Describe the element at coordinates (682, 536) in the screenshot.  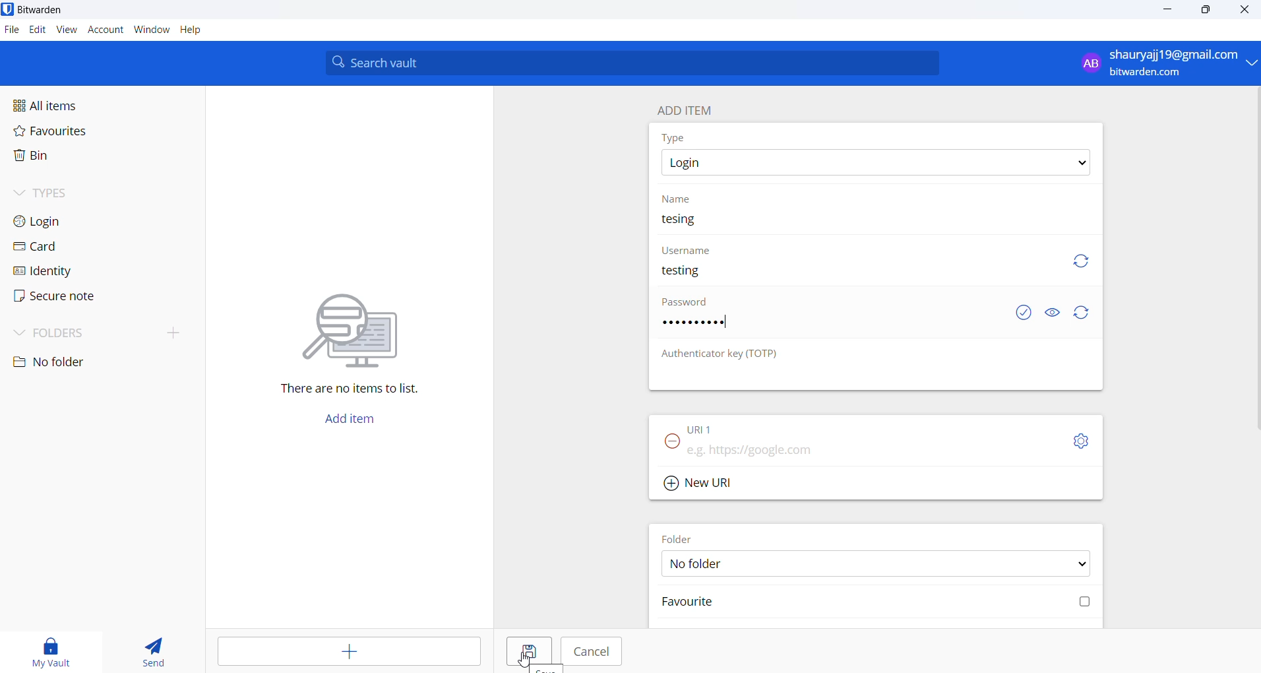
I see `Folder` at that location.